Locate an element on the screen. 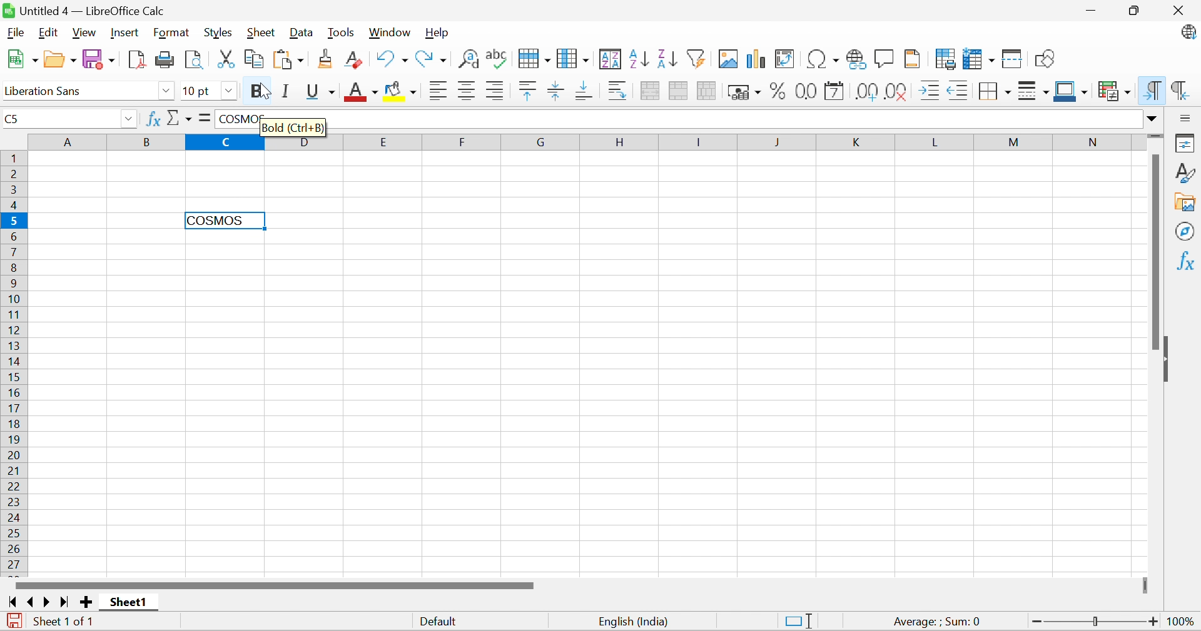 The width and height of the screenshot is (1201, 631). Minimize is located at coordinates (1091, 10).